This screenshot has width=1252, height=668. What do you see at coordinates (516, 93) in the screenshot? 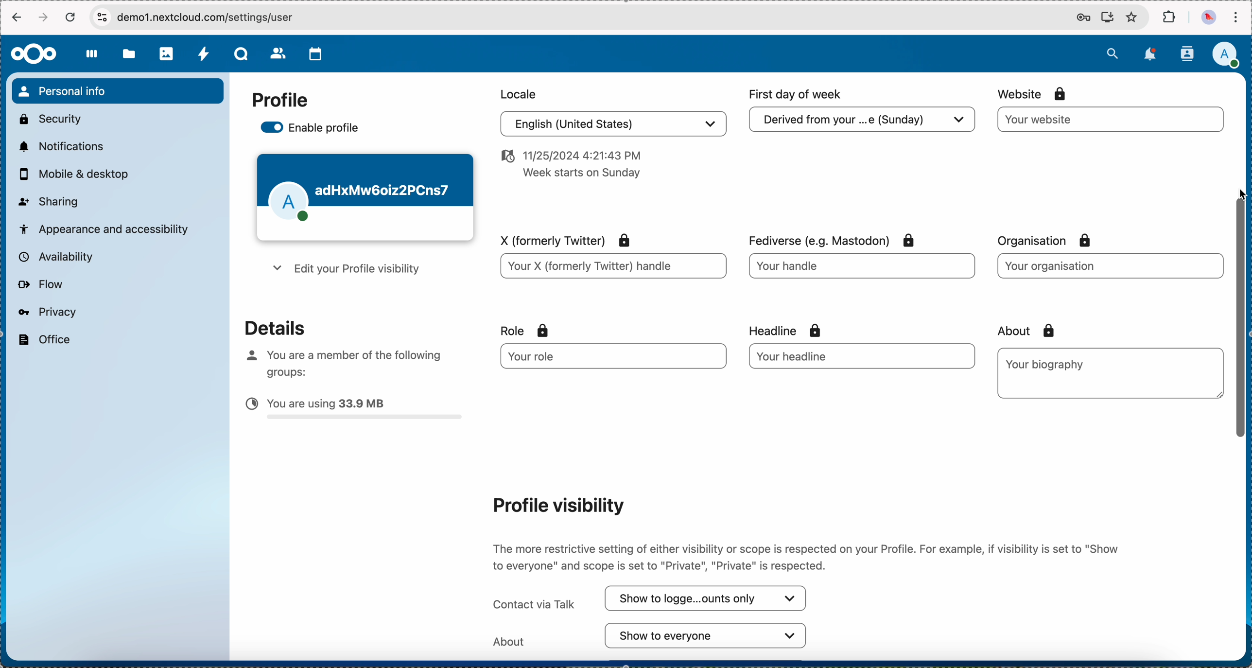
I see `locale` at bounding box center [516, 93].